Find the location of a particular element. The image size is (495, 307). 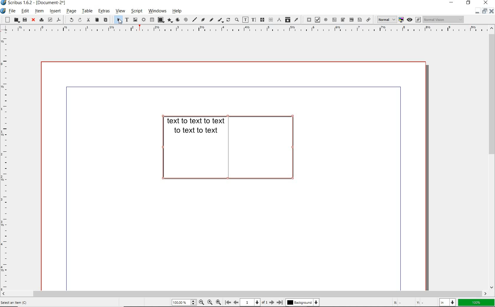

select unit is located at coordinates (447, 302).